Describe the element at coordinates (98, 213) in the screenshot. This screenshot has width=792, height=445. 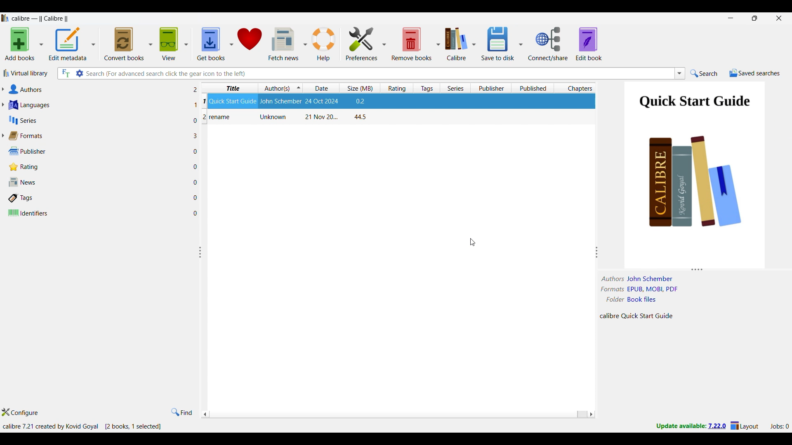
I see `Identifiers` at that location.